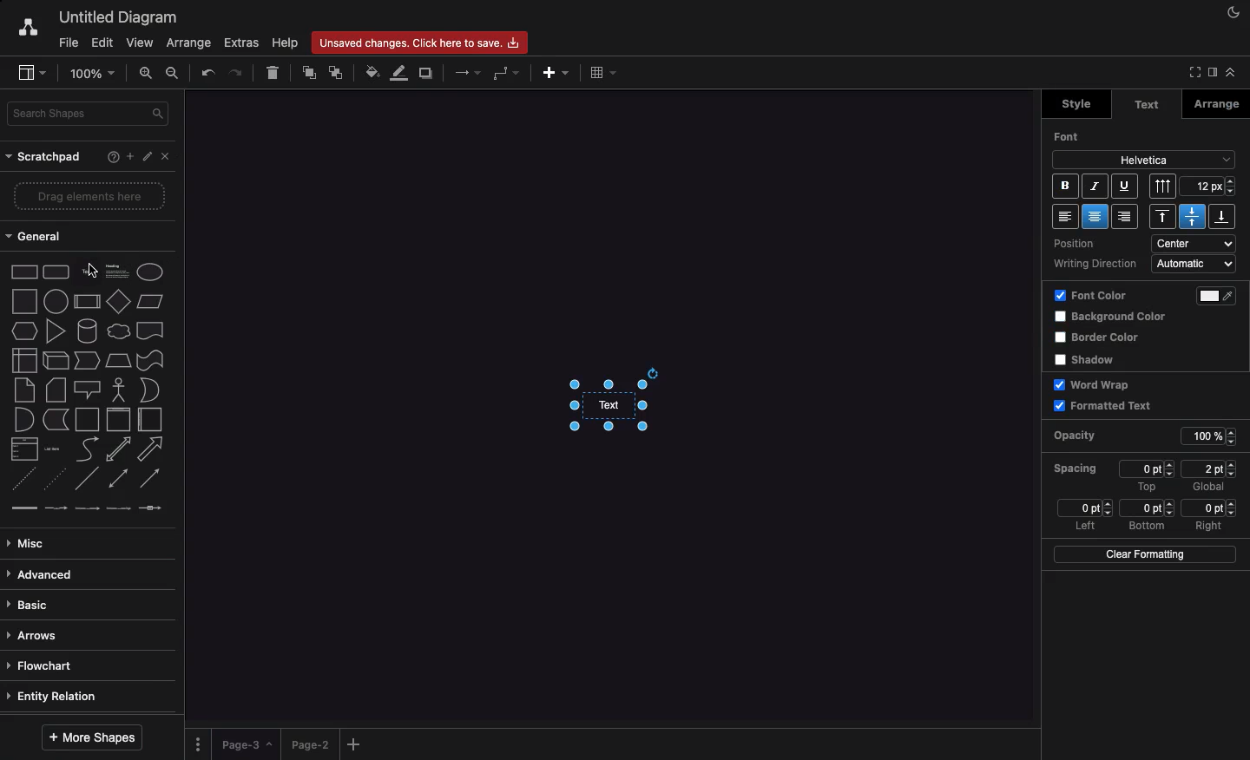  What do you see at coordinates (87, 360) in the screenshot?
I see `step` at bounding box center [87, 360].